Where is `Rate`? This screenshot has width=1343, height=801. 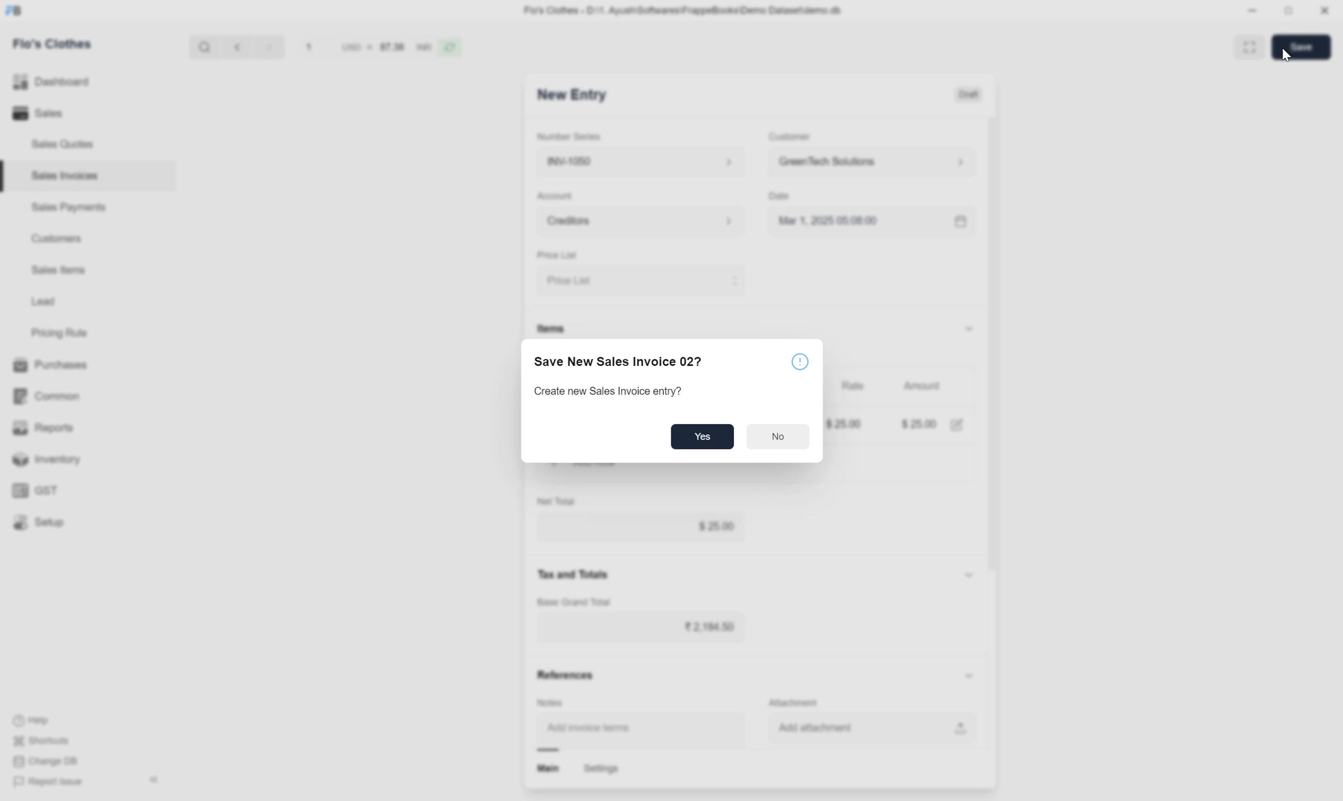
Rate is located at coordinates (854, 387).